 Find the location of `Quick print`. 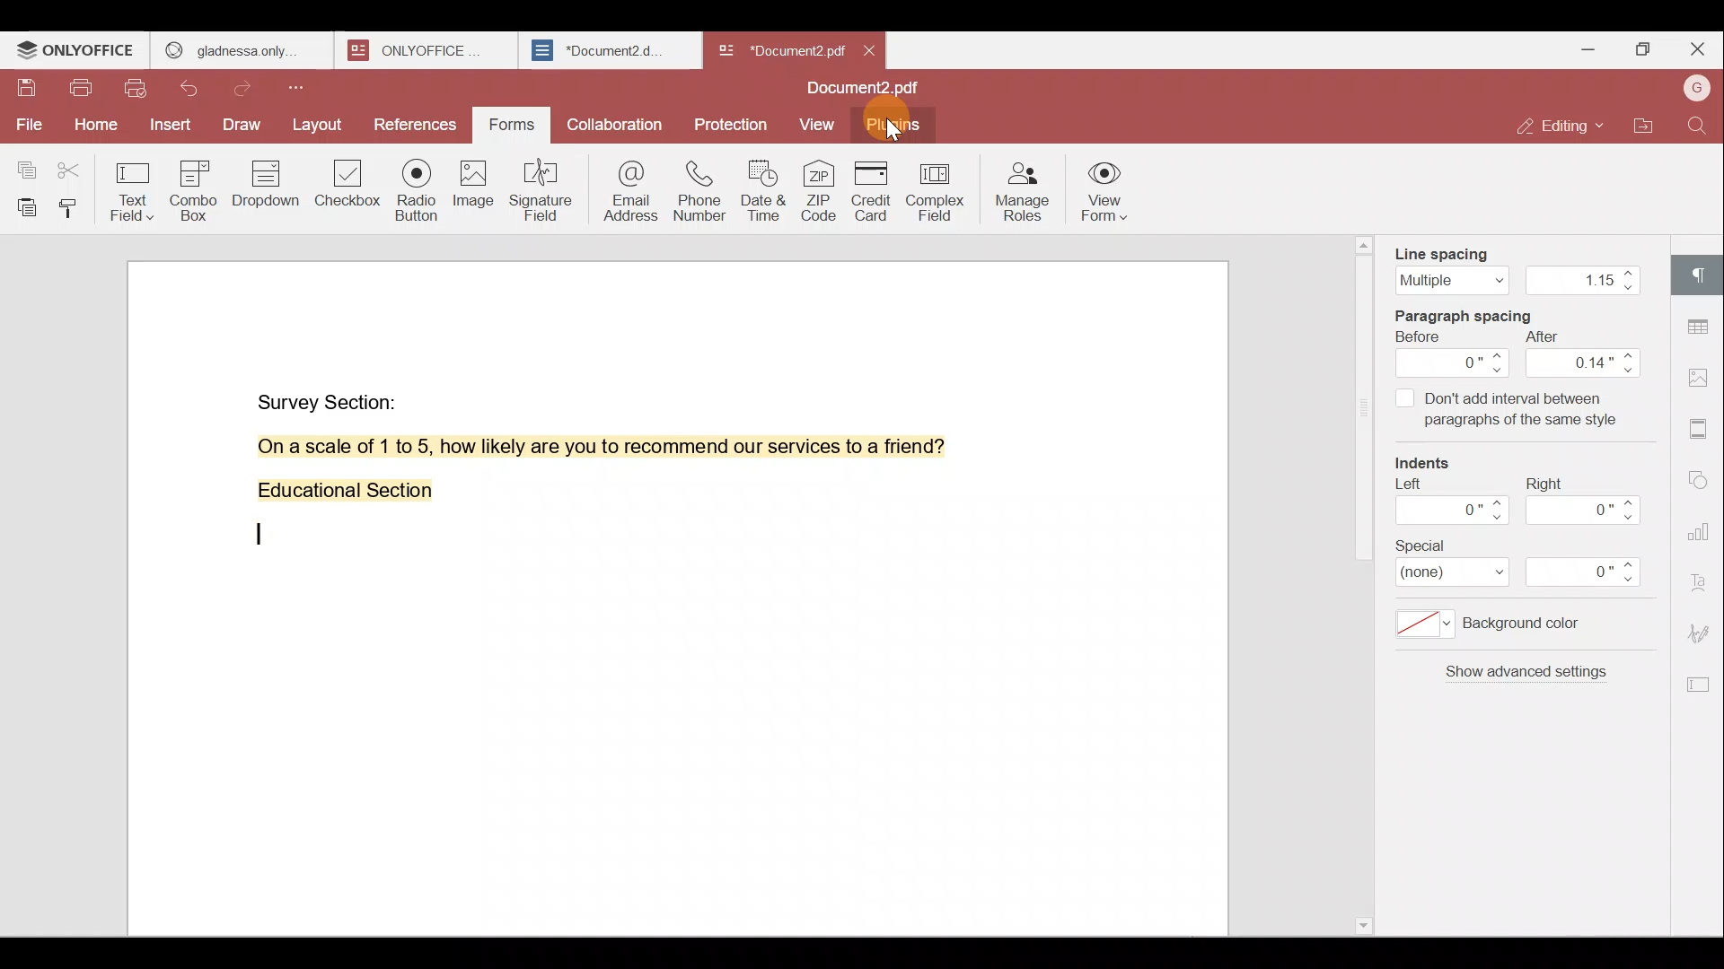

Quick print is located at coordinates (137, 91).